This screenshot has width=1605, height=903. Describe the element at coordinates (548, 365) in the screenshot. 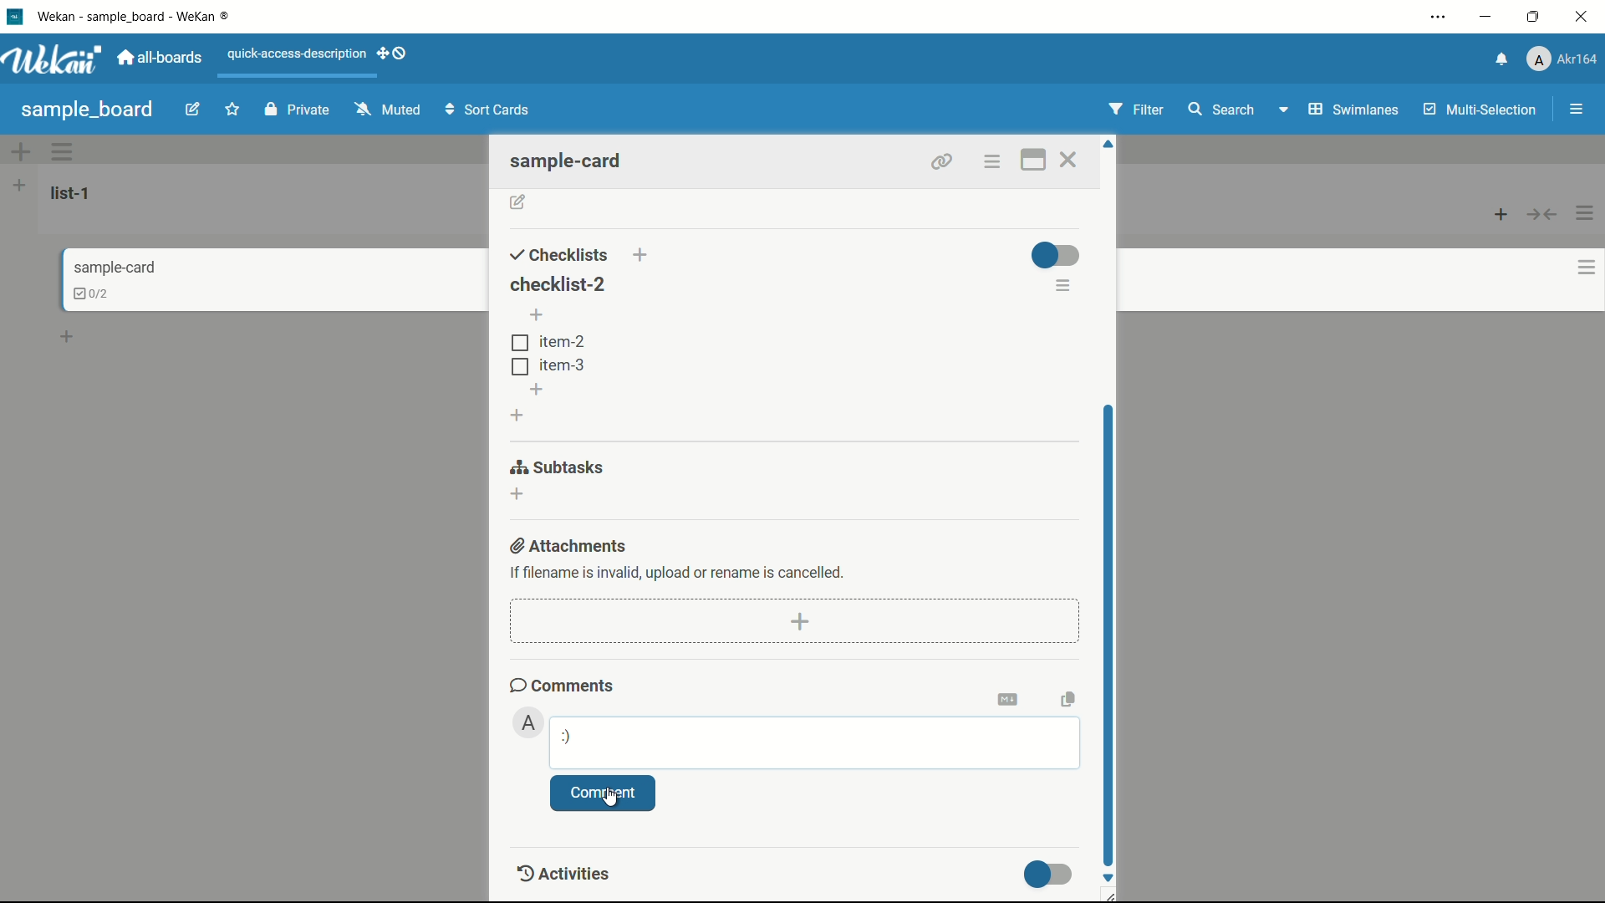

I see `tem-3` at that location.